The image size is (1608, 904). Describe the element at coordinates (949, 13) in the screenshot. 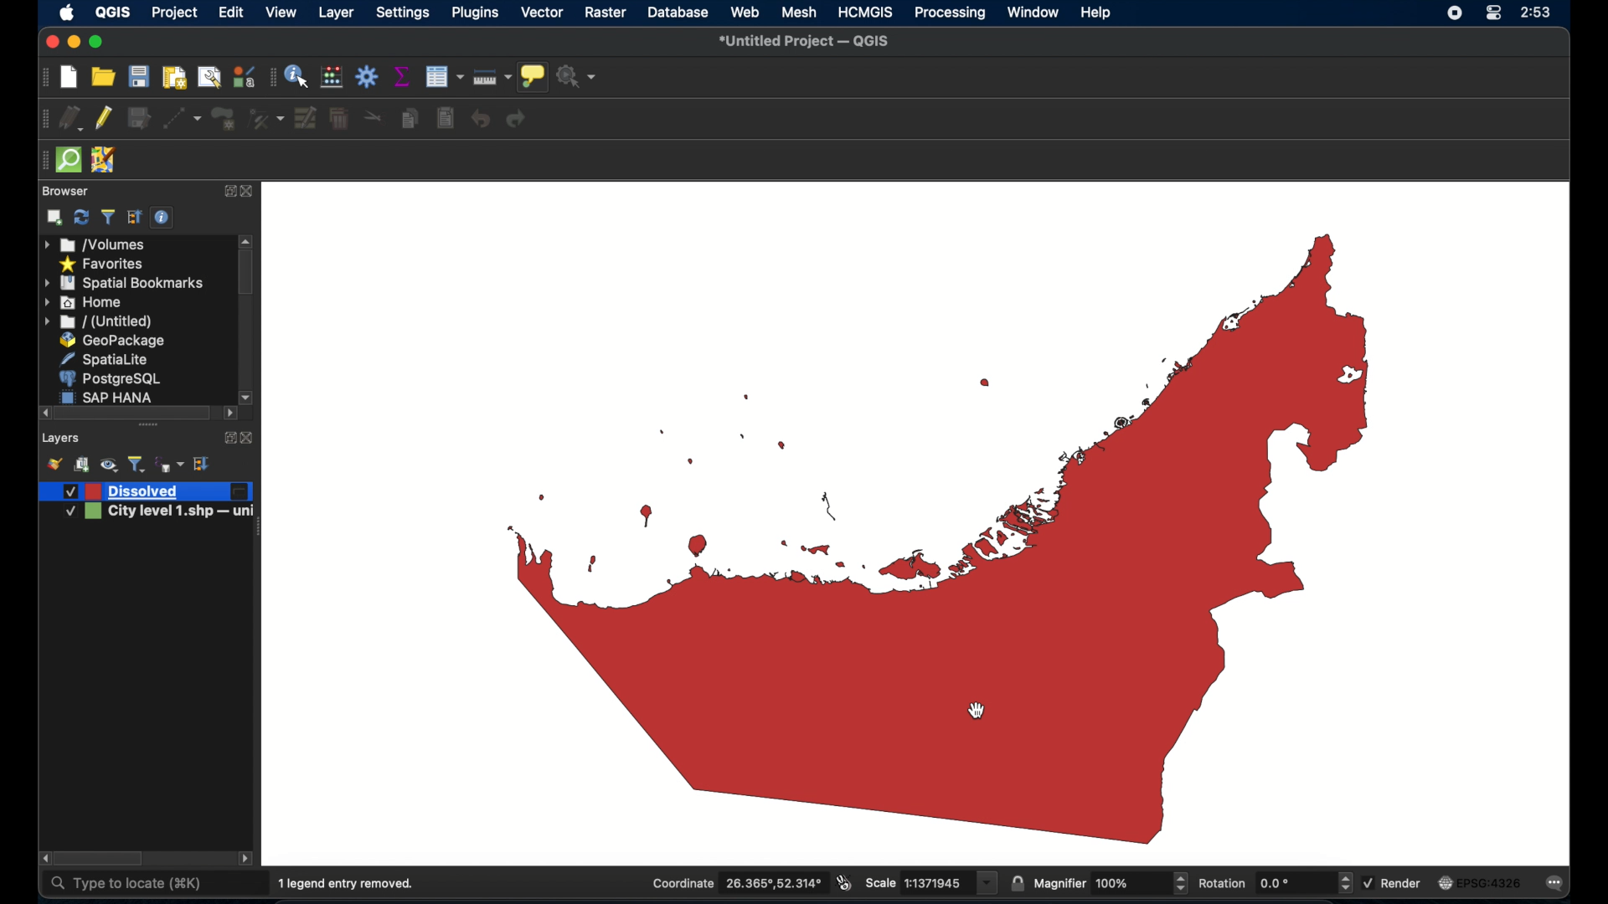

I see `processing` at that location.